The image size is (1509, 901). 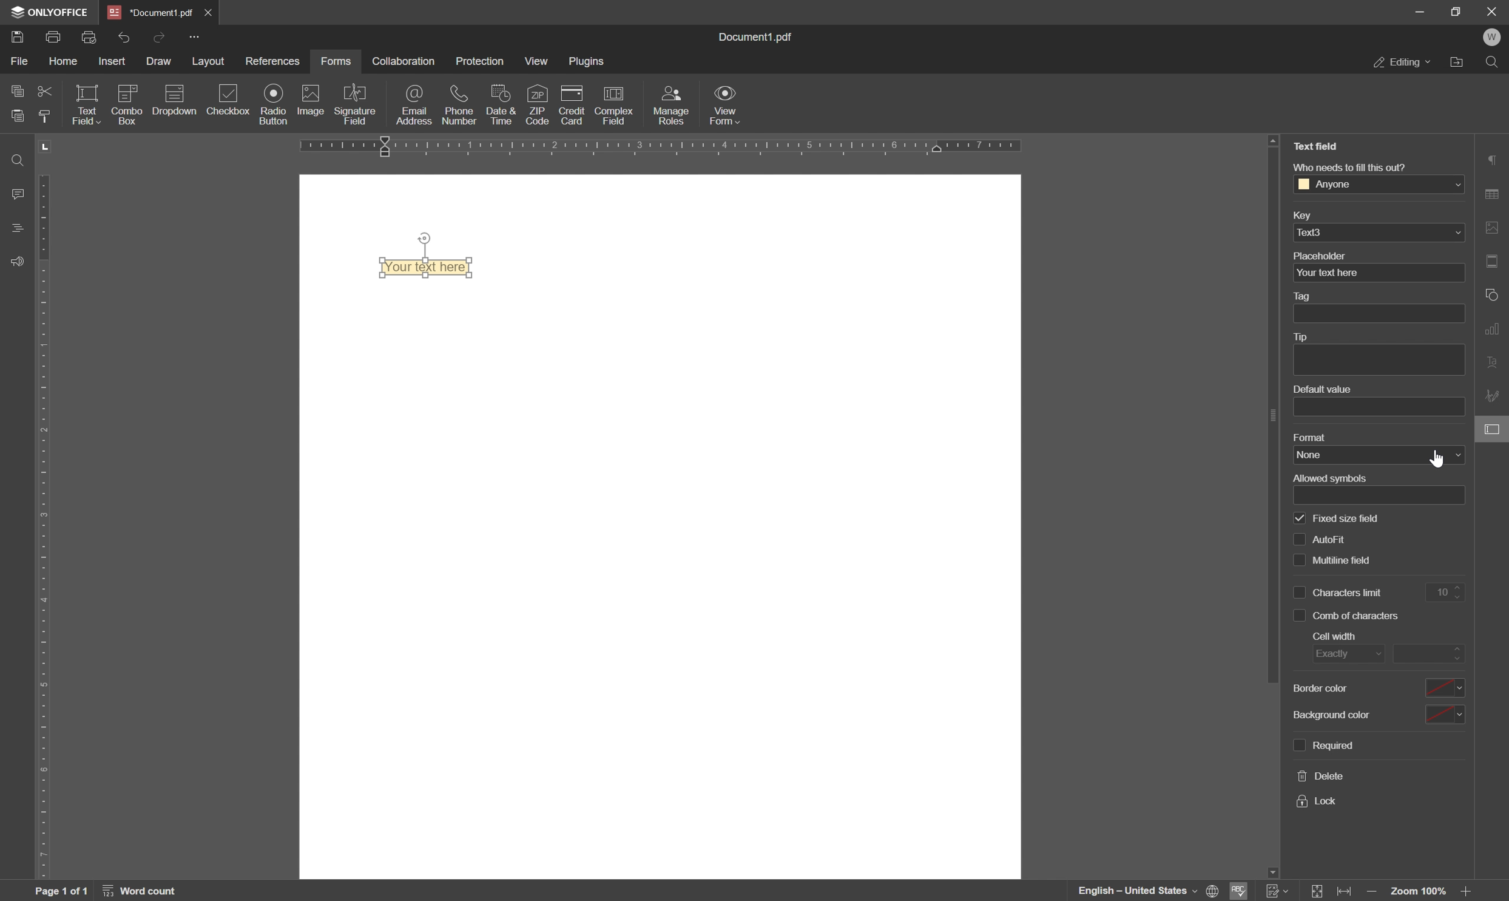 What do you see at coordinates (1493, 38) in the screenshot?
I see `welcome` at bounding box center [1493, 38].